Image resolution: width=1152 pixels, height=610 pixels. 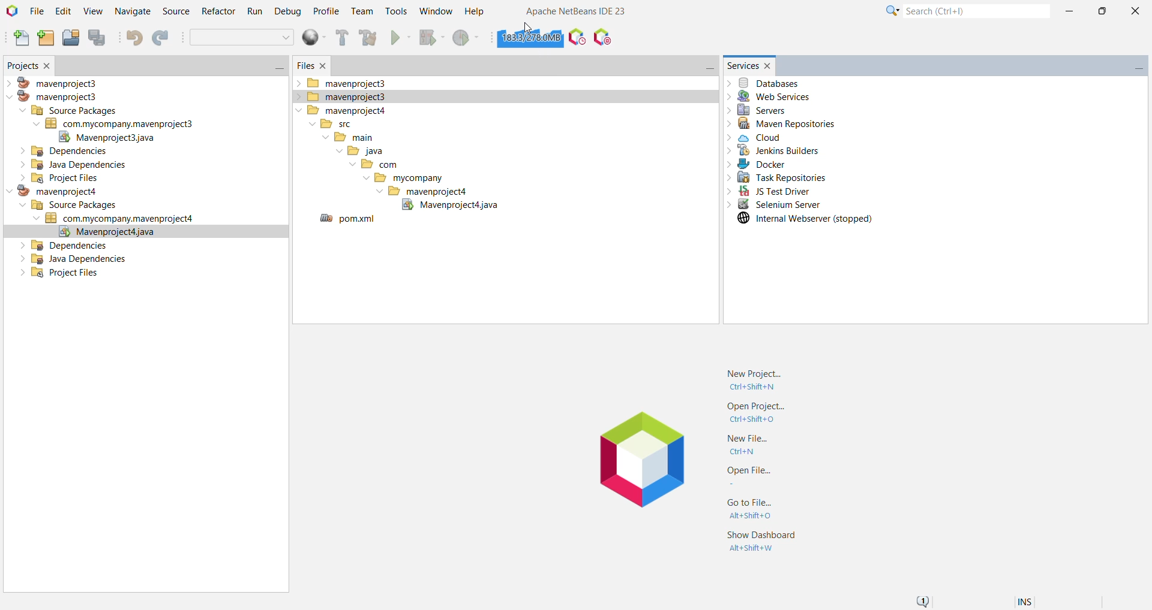 I want to click on mycompany, so click(x=400, y=180).